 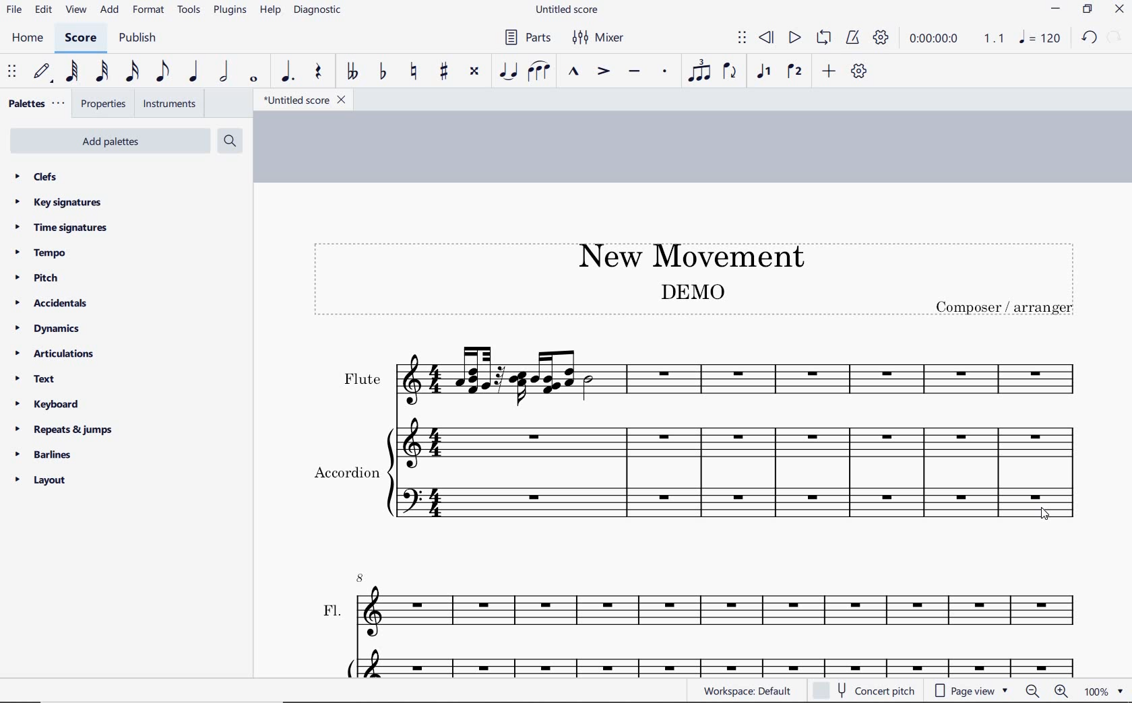 What do you see at coordinates (53, 302) in the screenshot?
I see `accidentals` at bounding box center [53, 302].